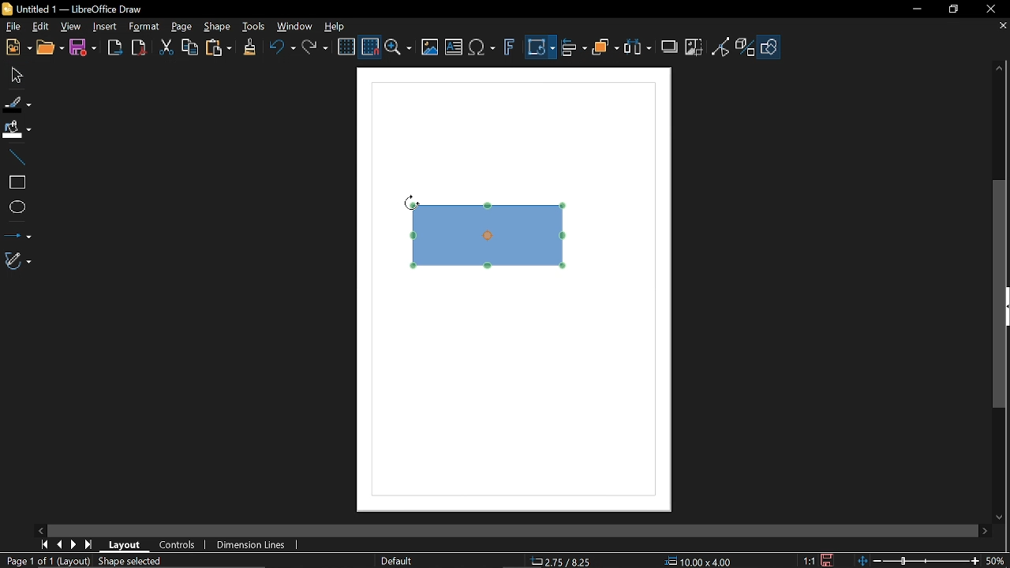 The width and height of the screenshot is (1010, 568). Describe the element at coordinates (398, 560) in the screenshot. I see `slide master name` at that location.